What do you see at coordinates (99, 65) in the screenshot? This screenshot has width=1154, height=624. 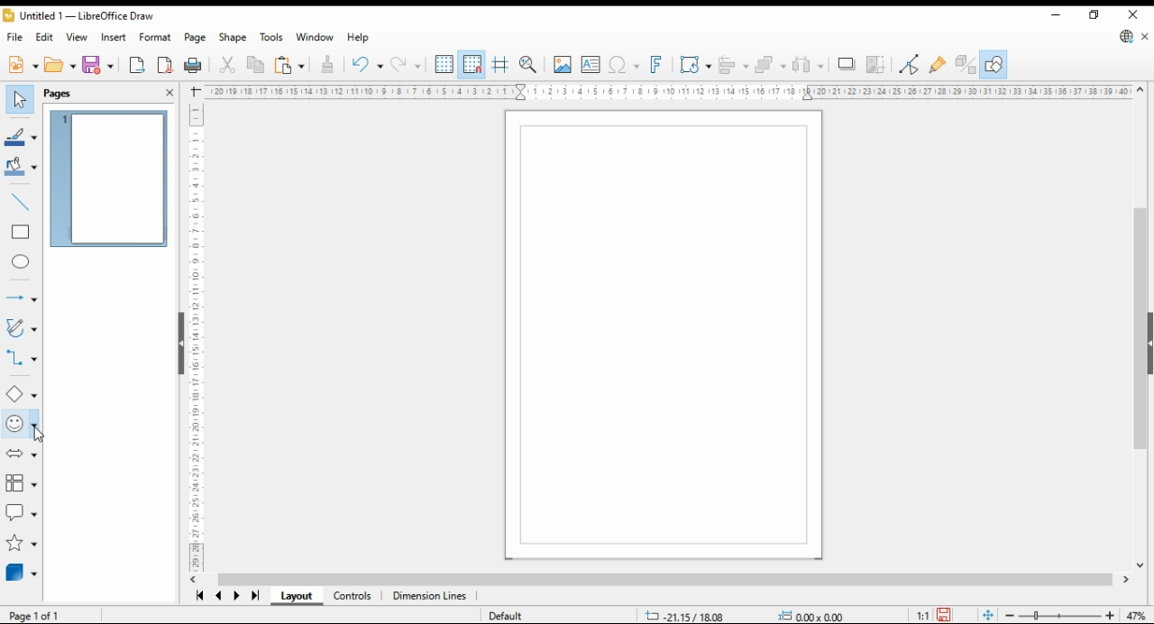 I see `save` at bounding box center [99, 65].